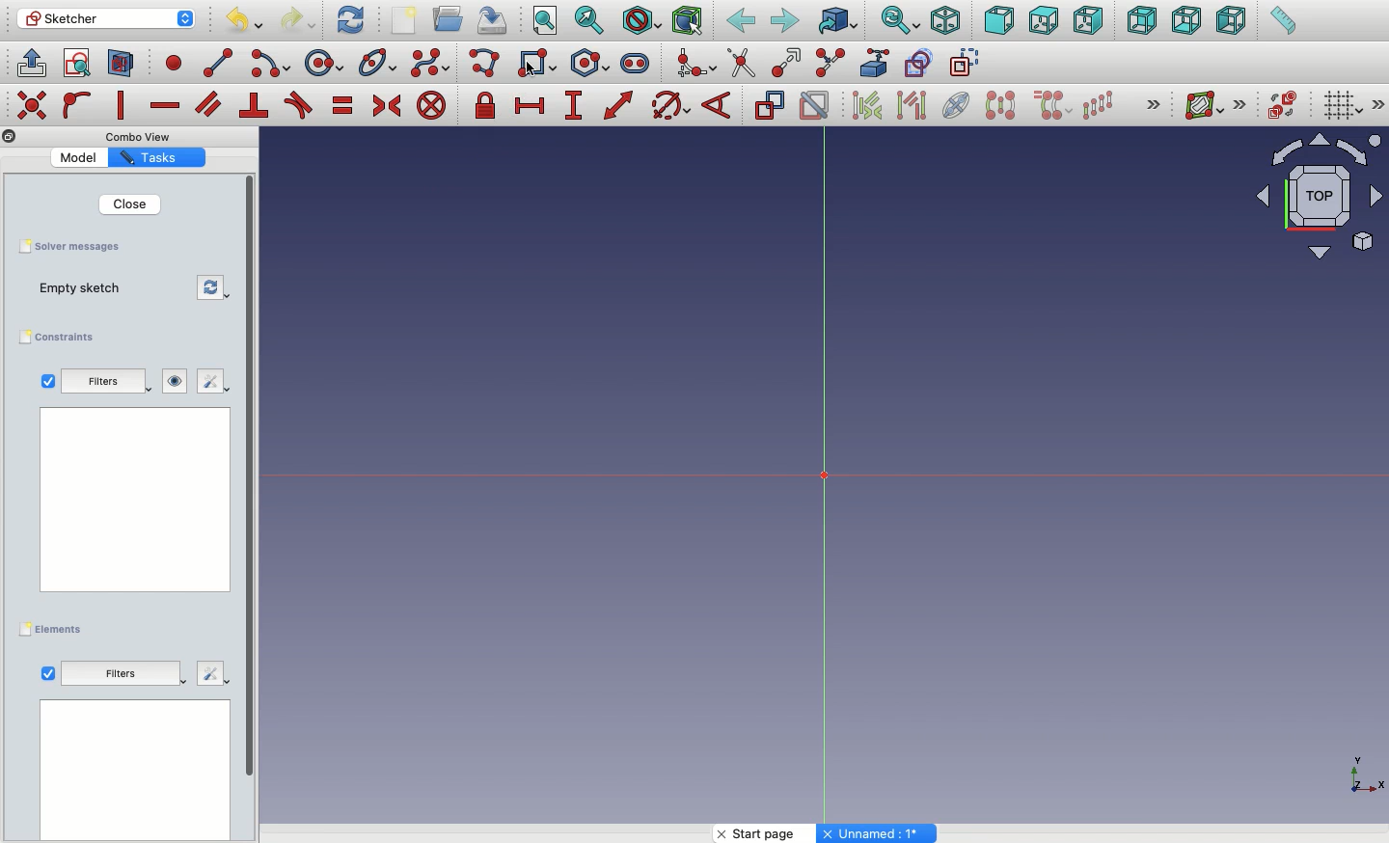  I want to click on Bottom, so click(1185, 22).